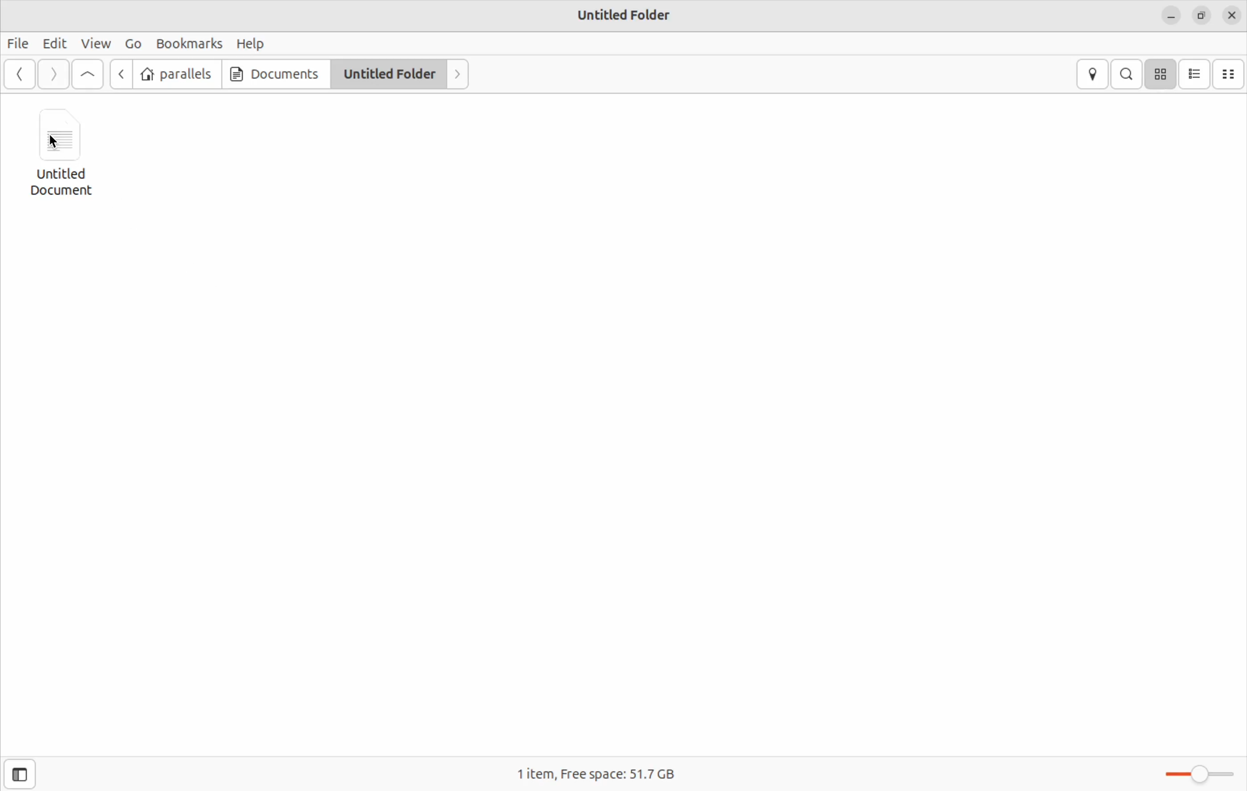 The width and height of the screenshot is (1247, 791). What do you see at coordinates (387, 73) in the screenshot?
I see `untitled folder` at bounding box center [387, 73].